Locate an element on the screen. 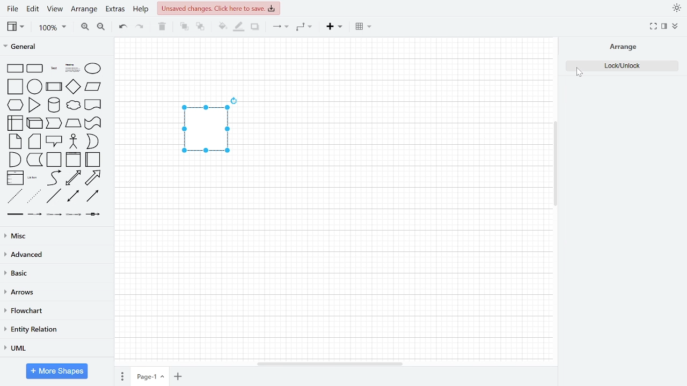 This screenshot has width=687, height=386. ellipse is located at coordinates (93, 68).